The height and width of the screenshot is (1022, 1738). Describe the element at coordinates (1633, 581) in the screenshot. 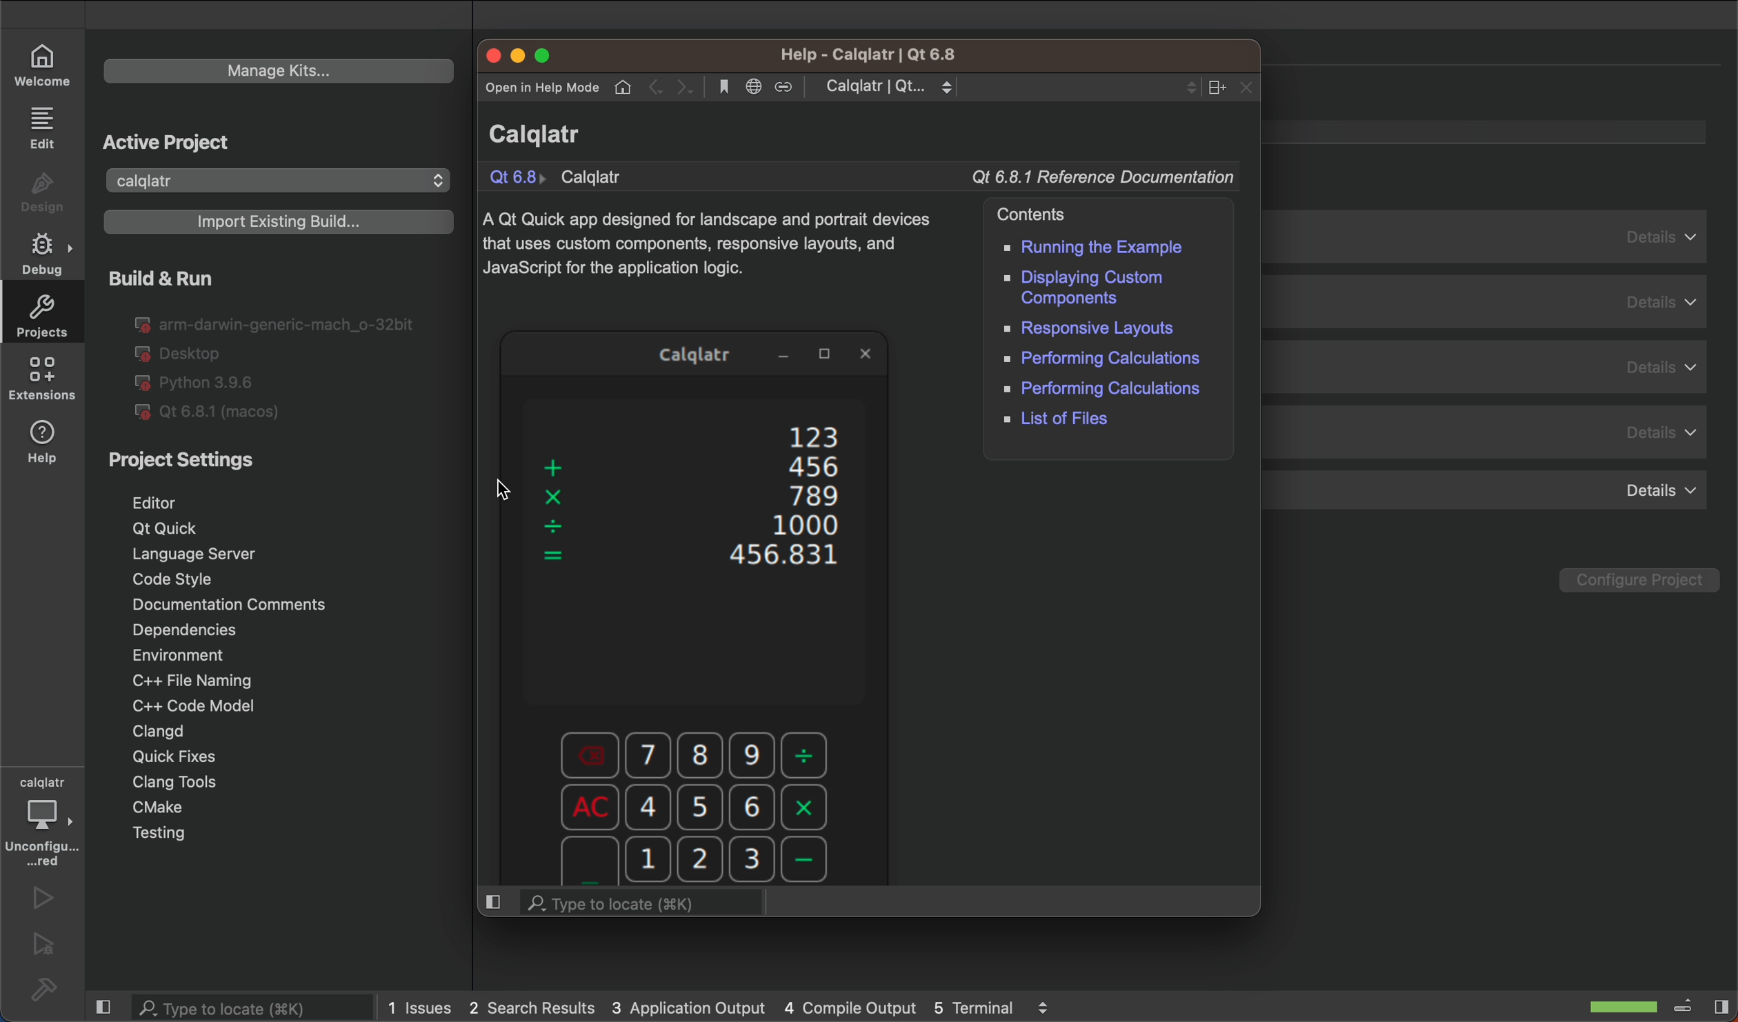

I see `Configure Project` at that location.